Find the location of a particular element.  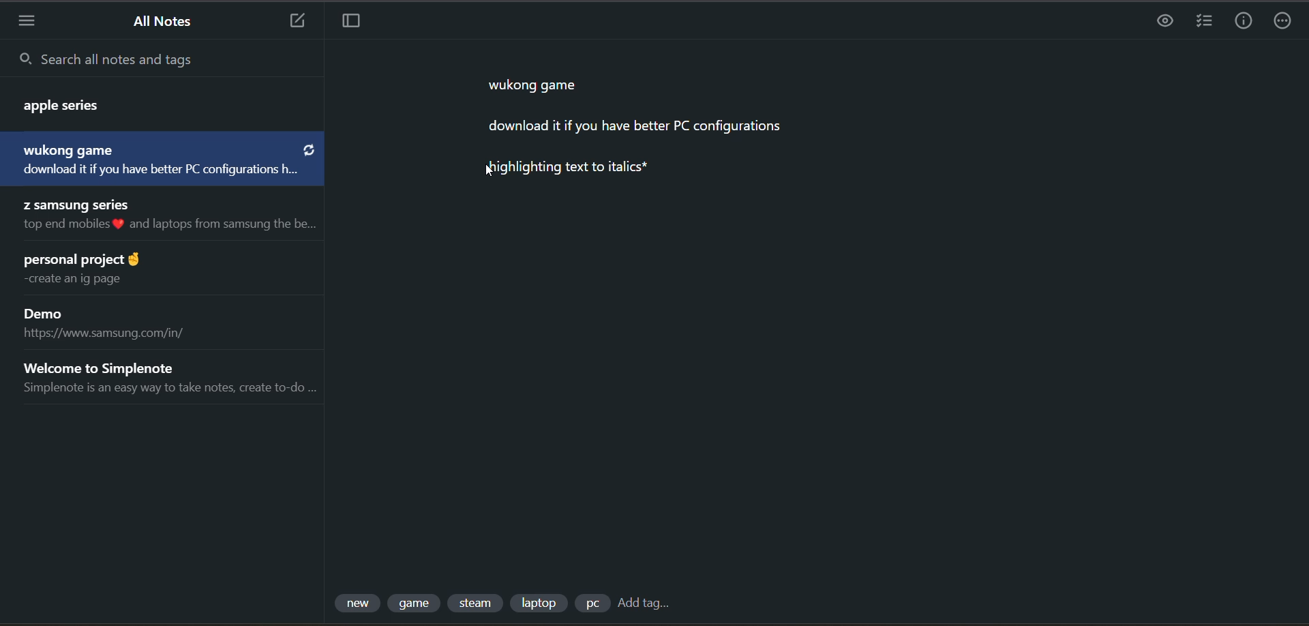

tag 4 is located at coordinates (538, 602).